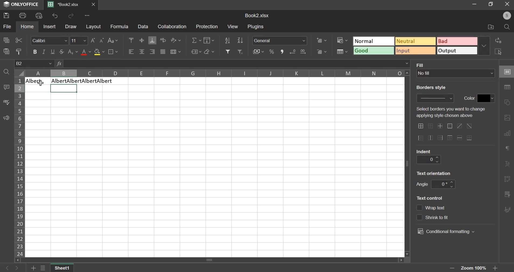  What do you see at coordinates (211, 260) in the screenshot?
I see `scroll bar` at bounding box center [211, 260].